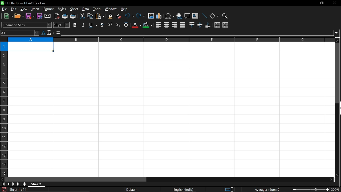 The height and width of the screenshot is (192, 341). Describe the element at coordinates (51, 33) in the screenshot. I see `select function` at that location.